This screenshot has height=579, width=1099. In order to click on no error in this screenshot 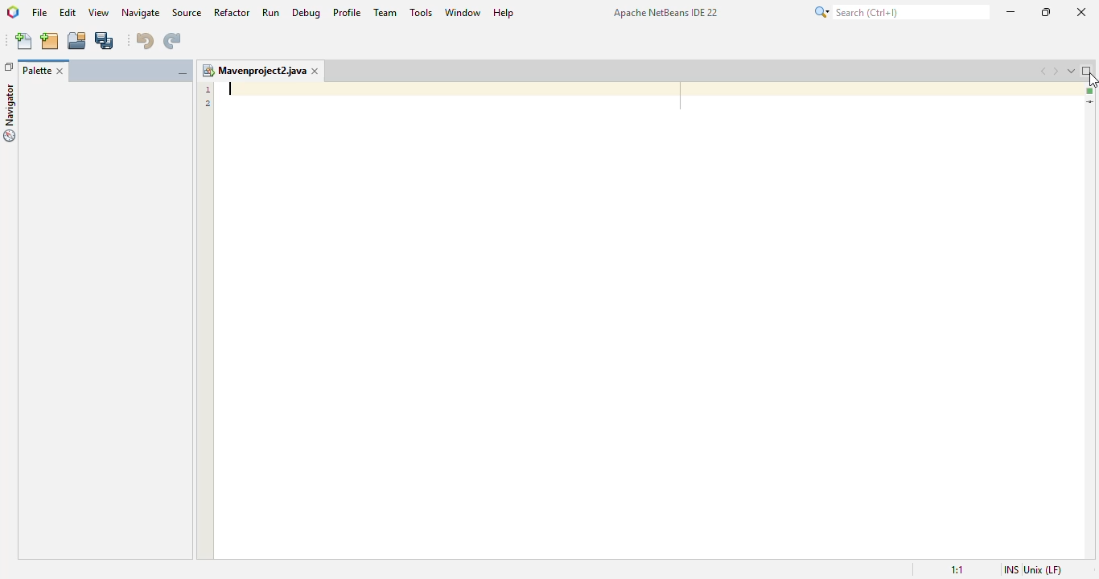, I will do `click(1090, 91)`.